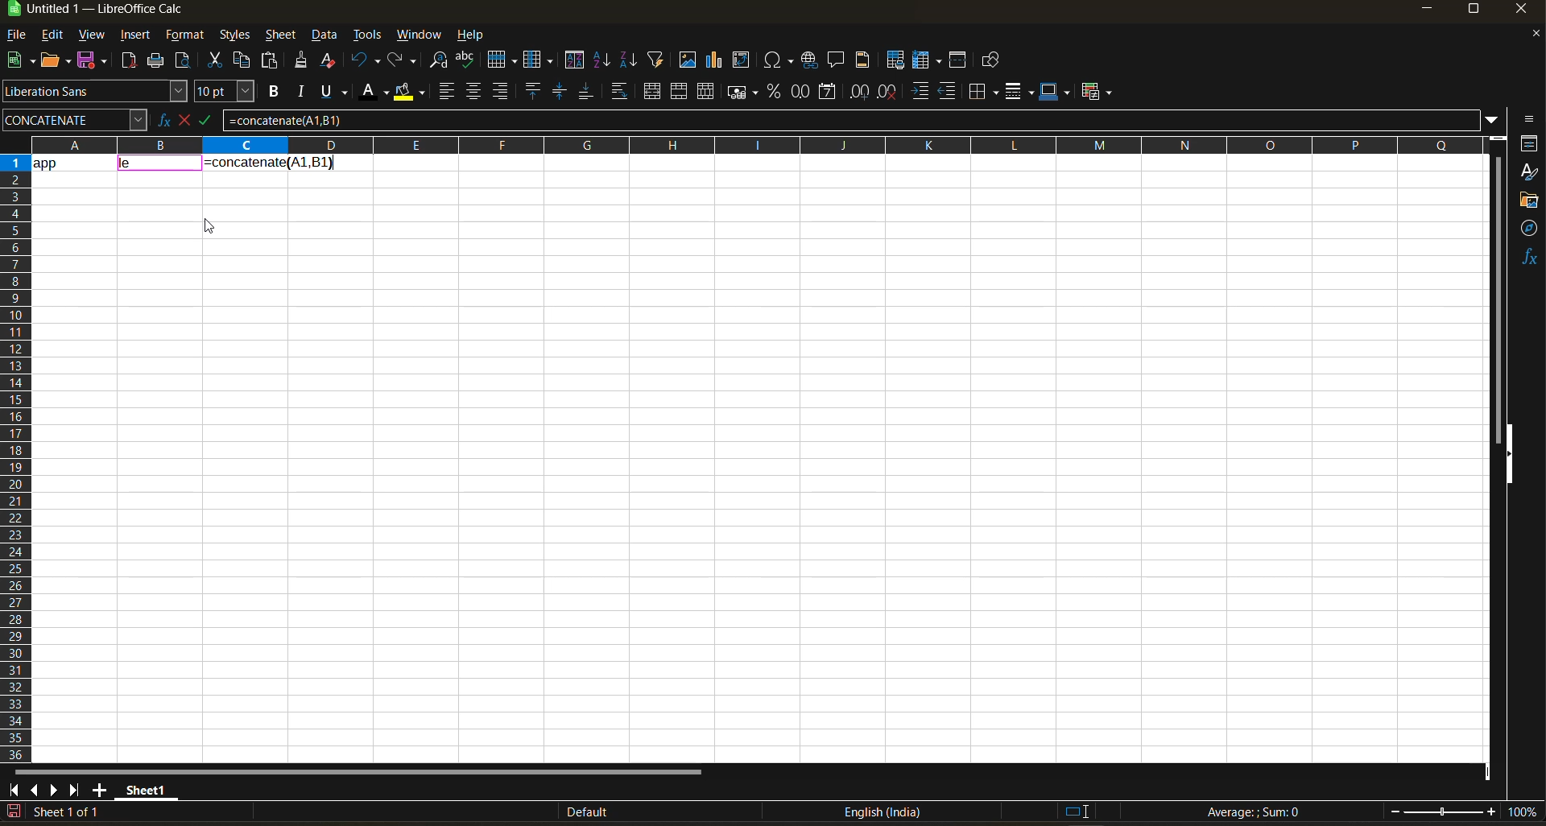 The width and height of the screenshot is (1546, 826). What do you see at coordinates (408, 93) in the screenshot?
I see `background color` at bounding box center [408, 93].